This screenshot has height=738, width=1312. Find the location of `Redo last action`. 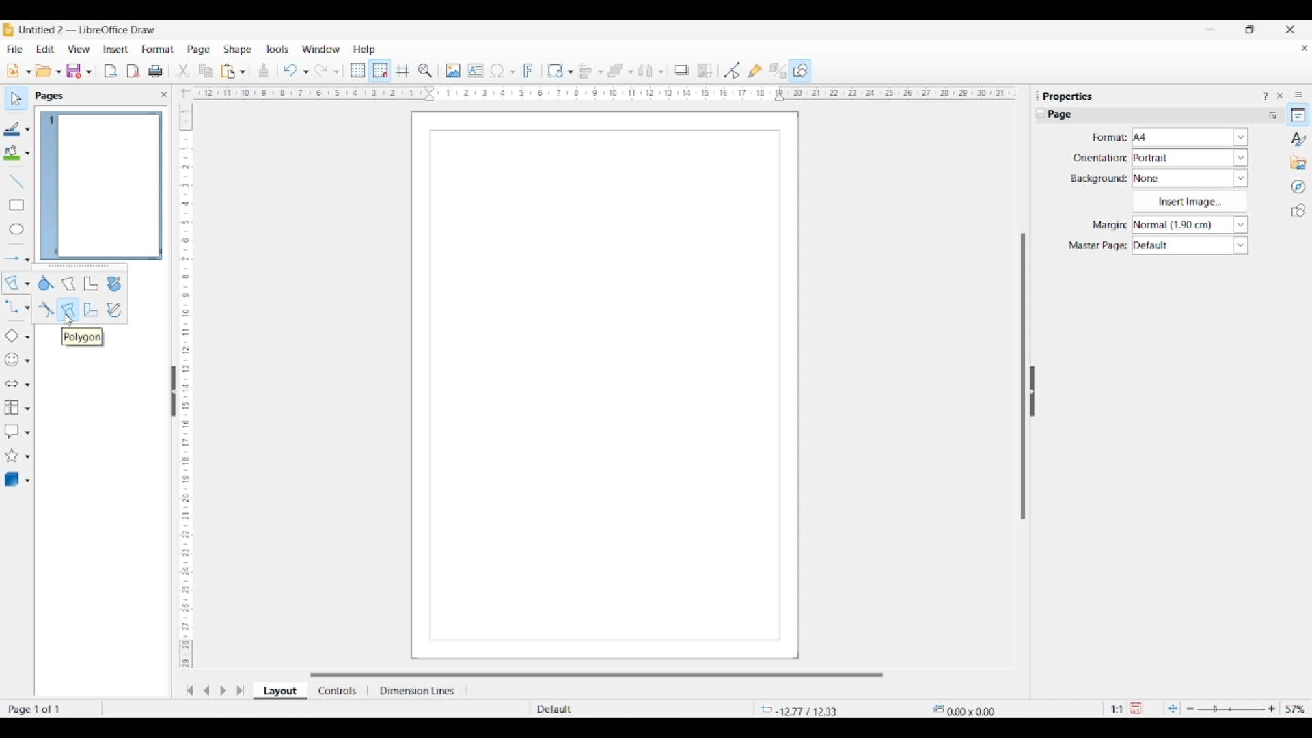

Redo last action is located at coordinates (321, 70).